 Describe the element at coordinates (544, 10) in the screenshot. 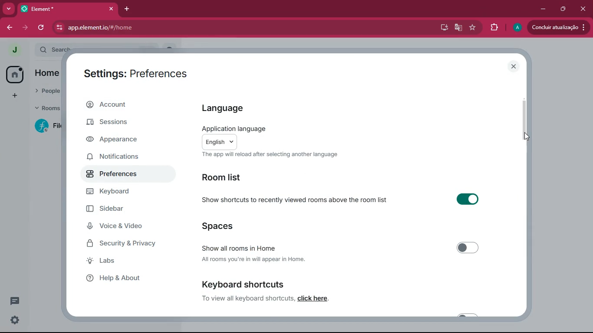

I see `minimize` at that location.